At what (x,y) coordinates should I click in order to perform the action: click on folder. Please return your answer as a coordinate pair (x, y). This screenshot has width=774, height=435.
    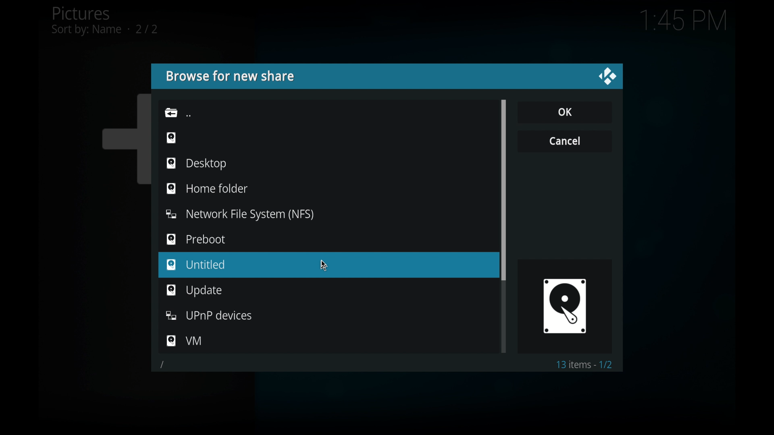
    Looking at the image, I should click on (212, 315).